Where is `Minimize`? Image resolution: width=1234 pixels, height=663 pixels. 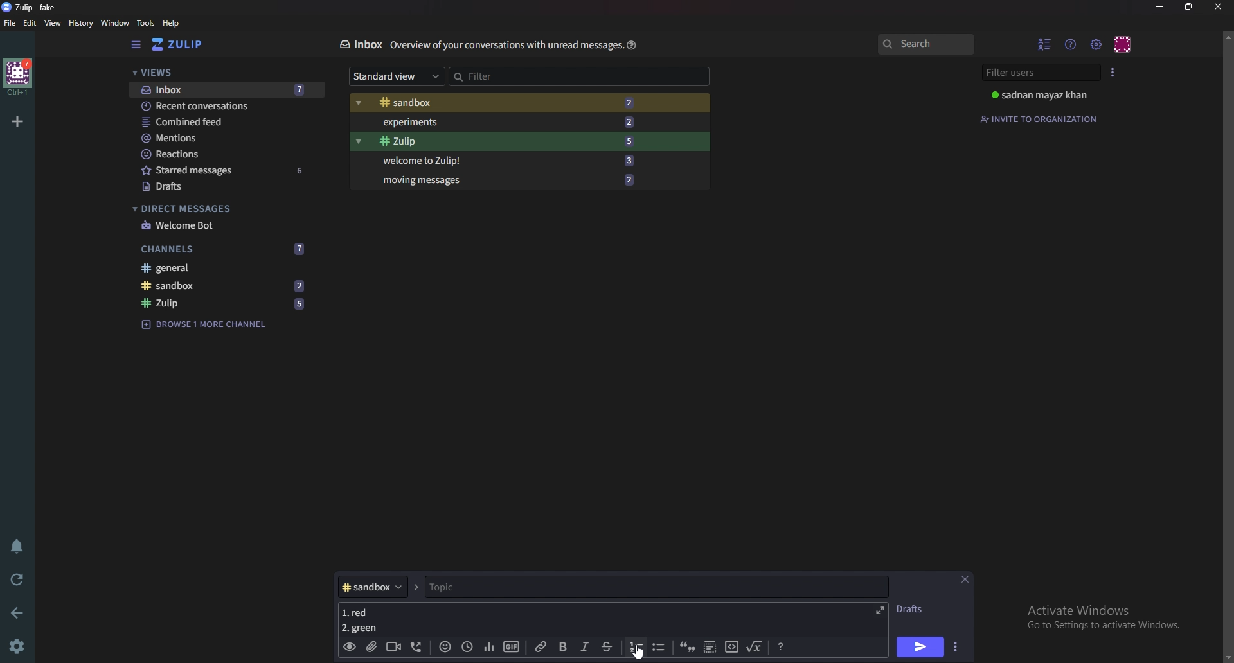
Minimize is located at coordinates (1161, 6).